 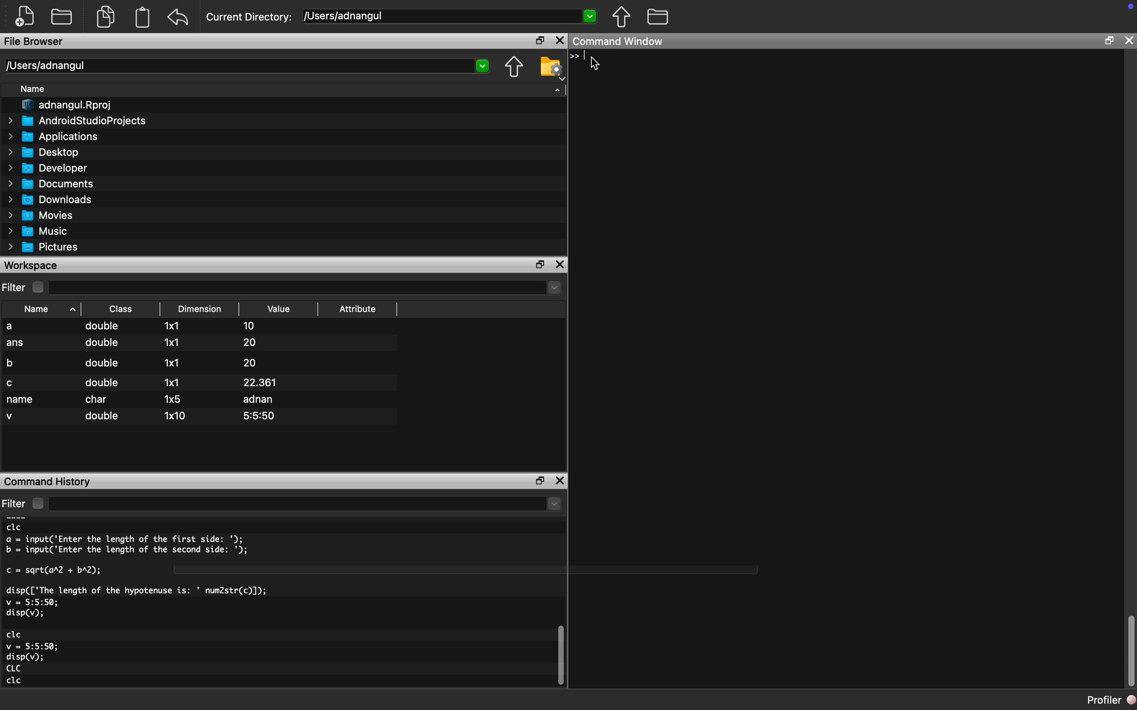 I want to click on >  AndroidStudioProjects, so click(x=77, y=122).